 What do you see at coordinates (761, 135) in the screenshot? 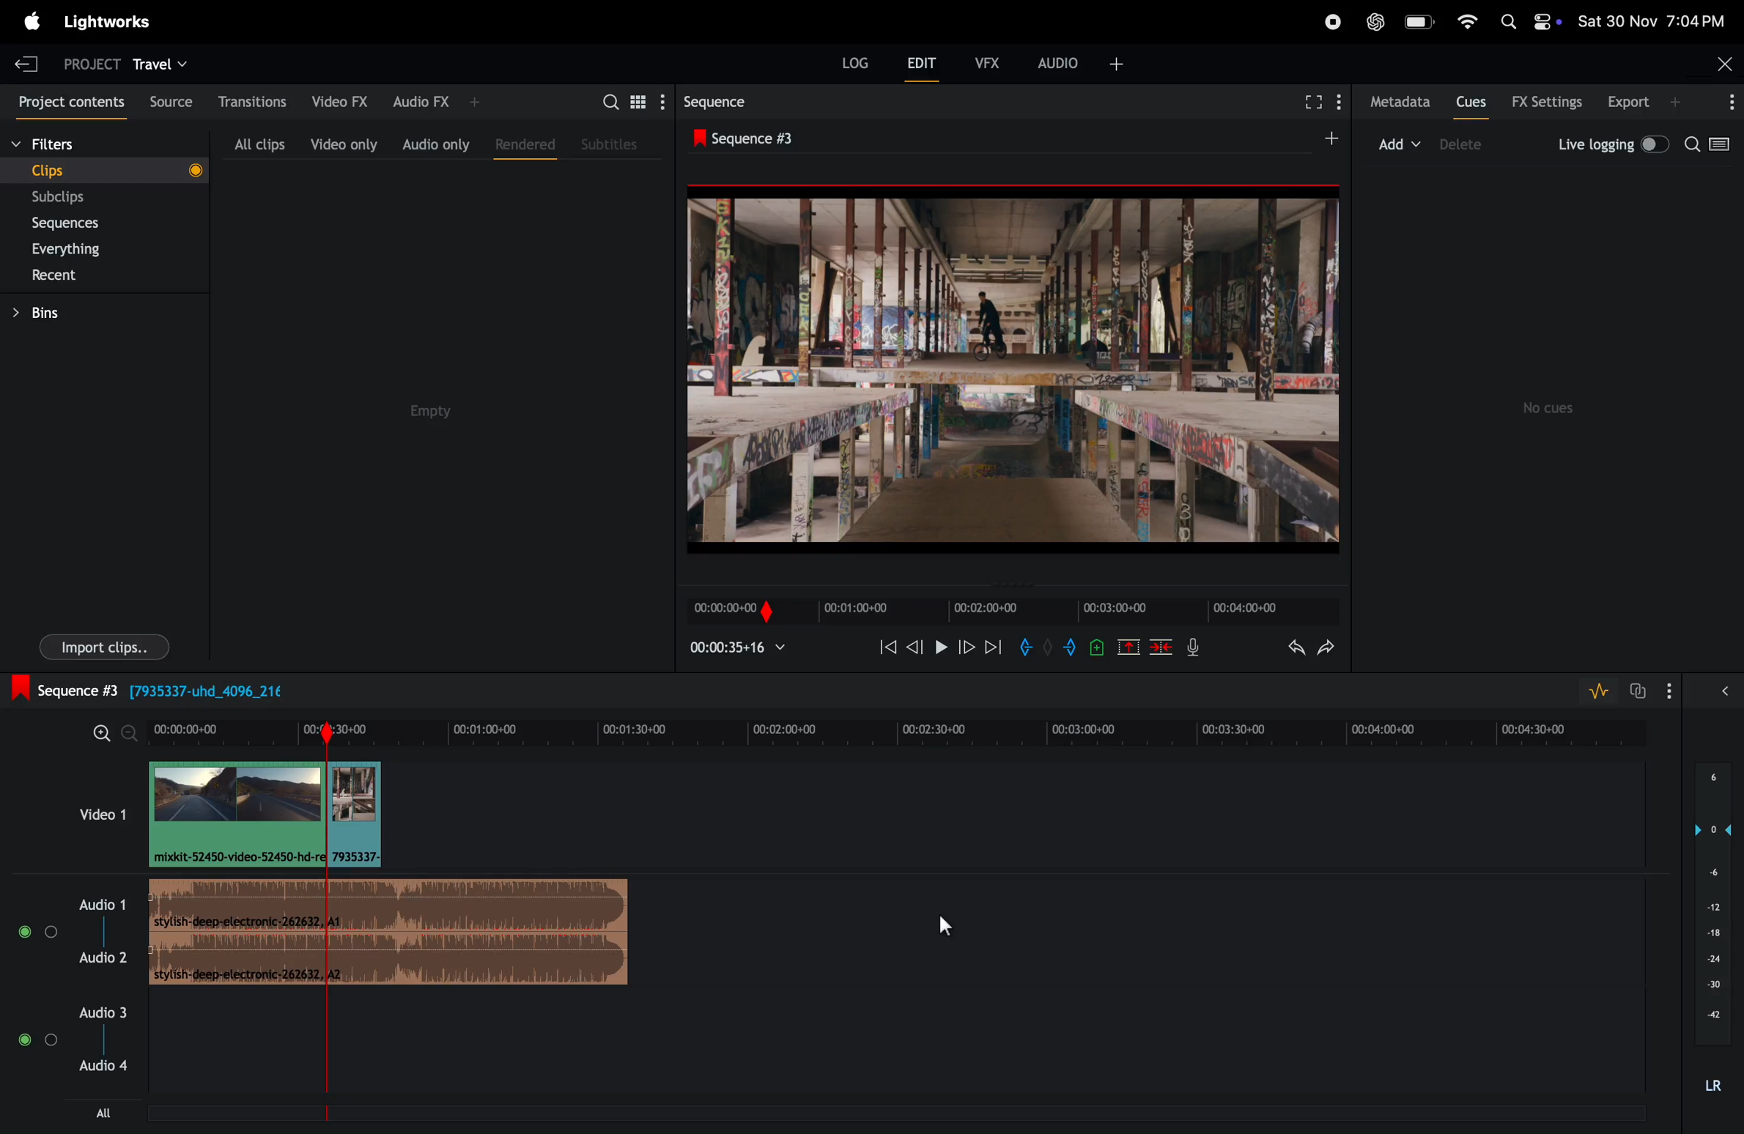
I see `sequence #3` at bounding box center [761, 135].